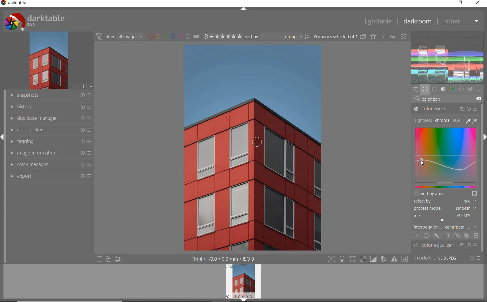  I want to click on system logo & name, so click(36, 21).